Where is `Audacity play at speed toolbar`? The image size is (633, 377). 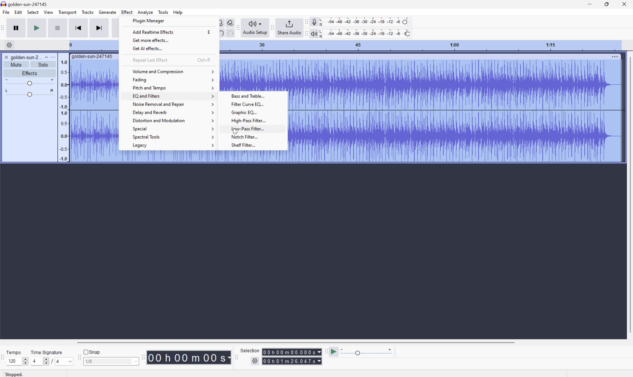 Audacity play at speed toolbar is located at coordinates (326, 352).